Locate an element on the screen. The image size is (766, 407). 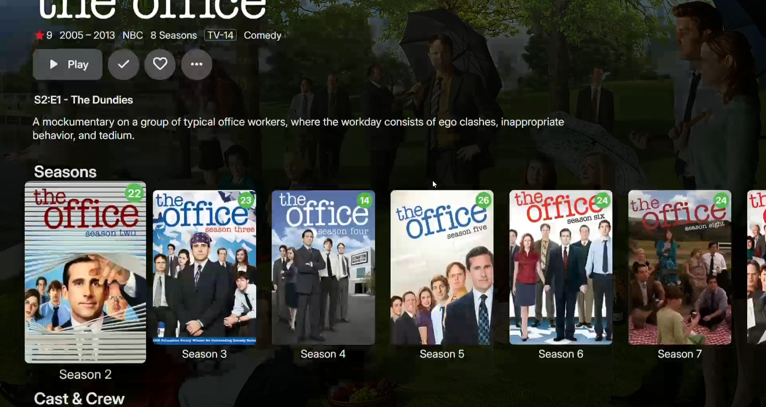
Season 7 is located at coordinates (677, 274).